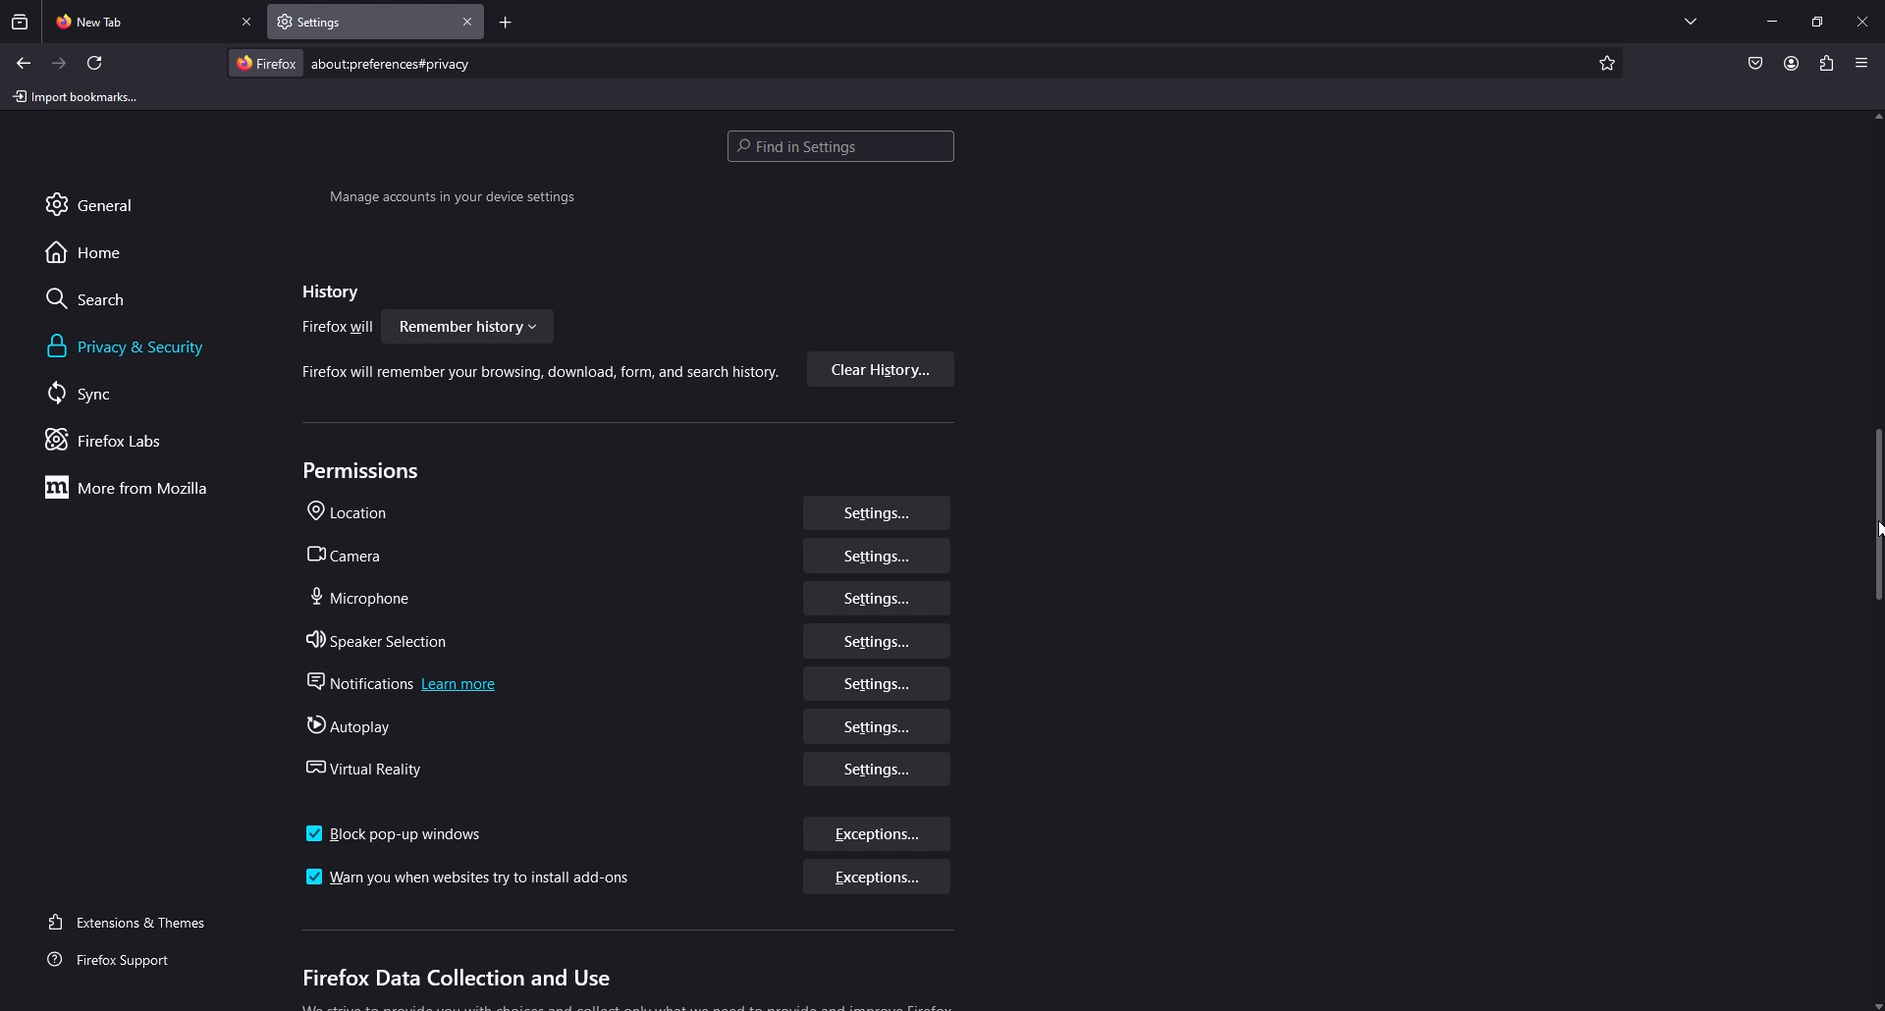 Image resolution: width=1885 pixels, height=1011 pixels. Describe the element at coordinates (879, 640) in the screenshot. I see `settings` at that location.